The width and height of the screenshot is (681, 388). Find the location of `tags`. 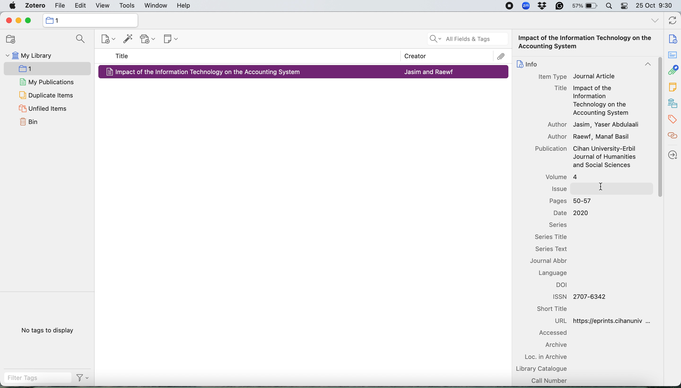

tags is located at coordinates (672, 87).